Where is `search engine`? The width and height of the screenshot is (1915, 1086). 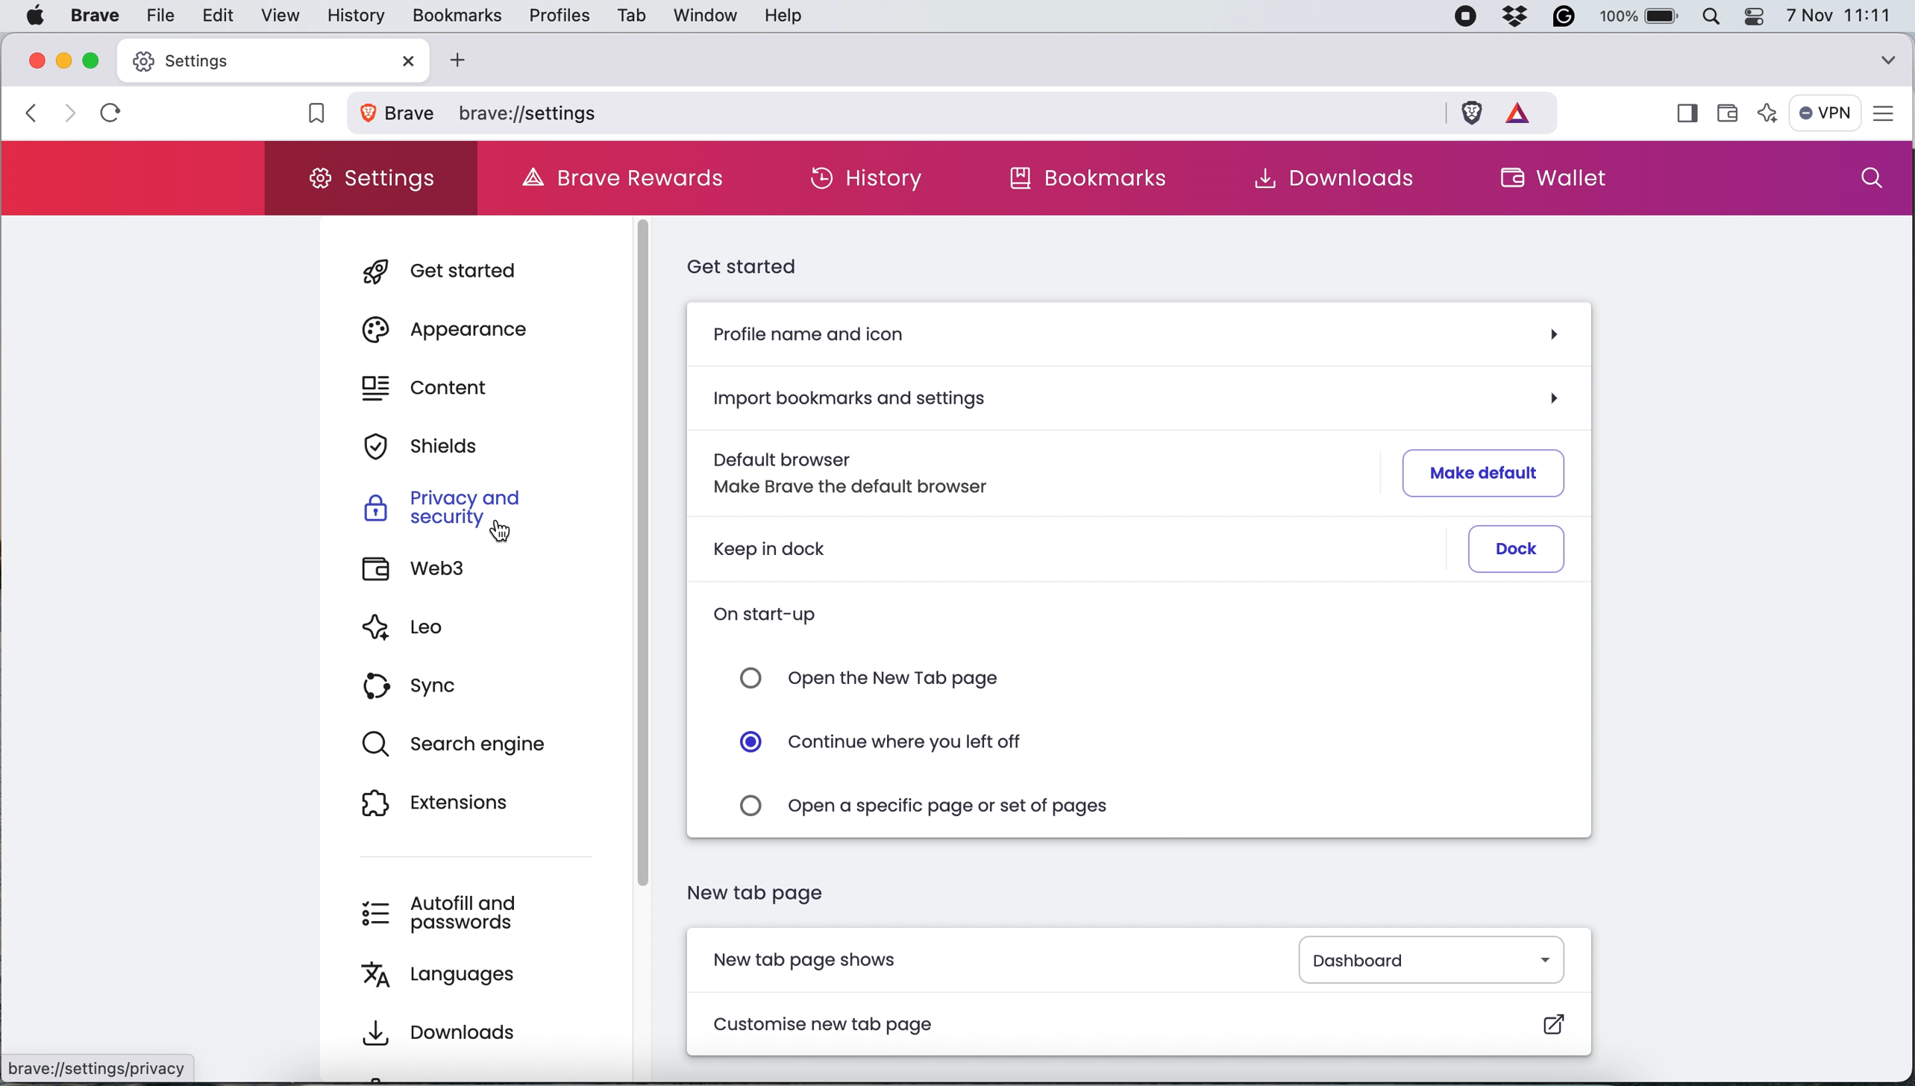
search engine is located at coordinates (471, 747).